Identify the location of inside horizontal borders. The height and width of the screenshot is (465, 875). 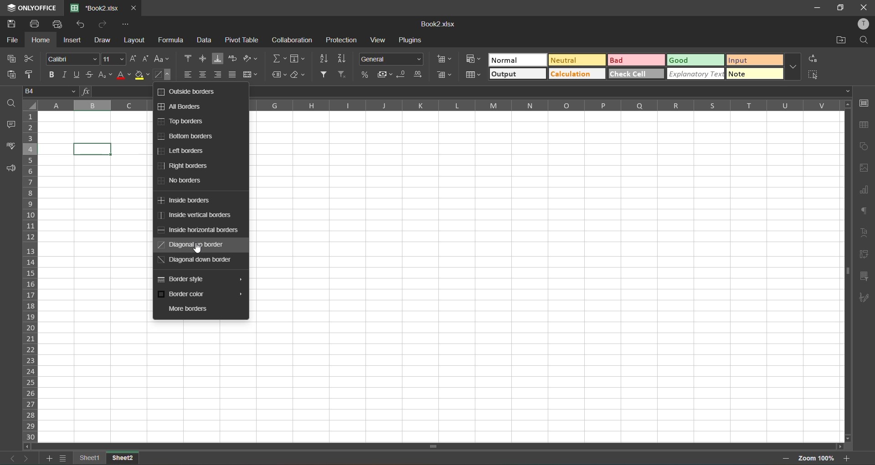
(201, 230).